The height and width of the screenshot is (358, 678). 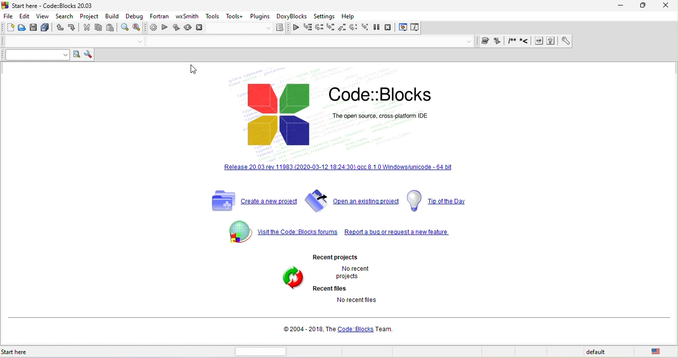 I want to click on no recent projects, so click(x=350, y=273).